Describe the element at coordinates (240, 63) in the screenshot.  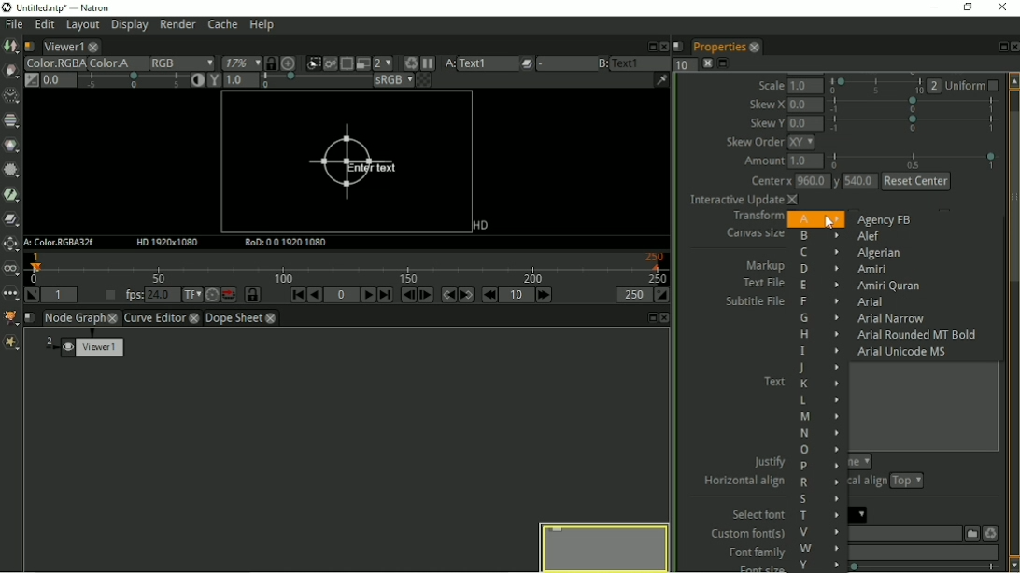
I see `17%` at that location.